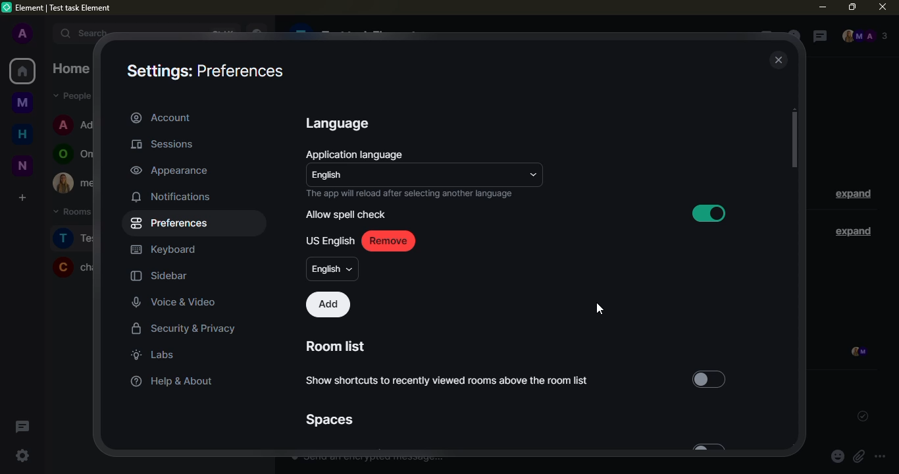 This screenshot has height=474, width=899. I want to click on element| test task element, so click(68, 9).